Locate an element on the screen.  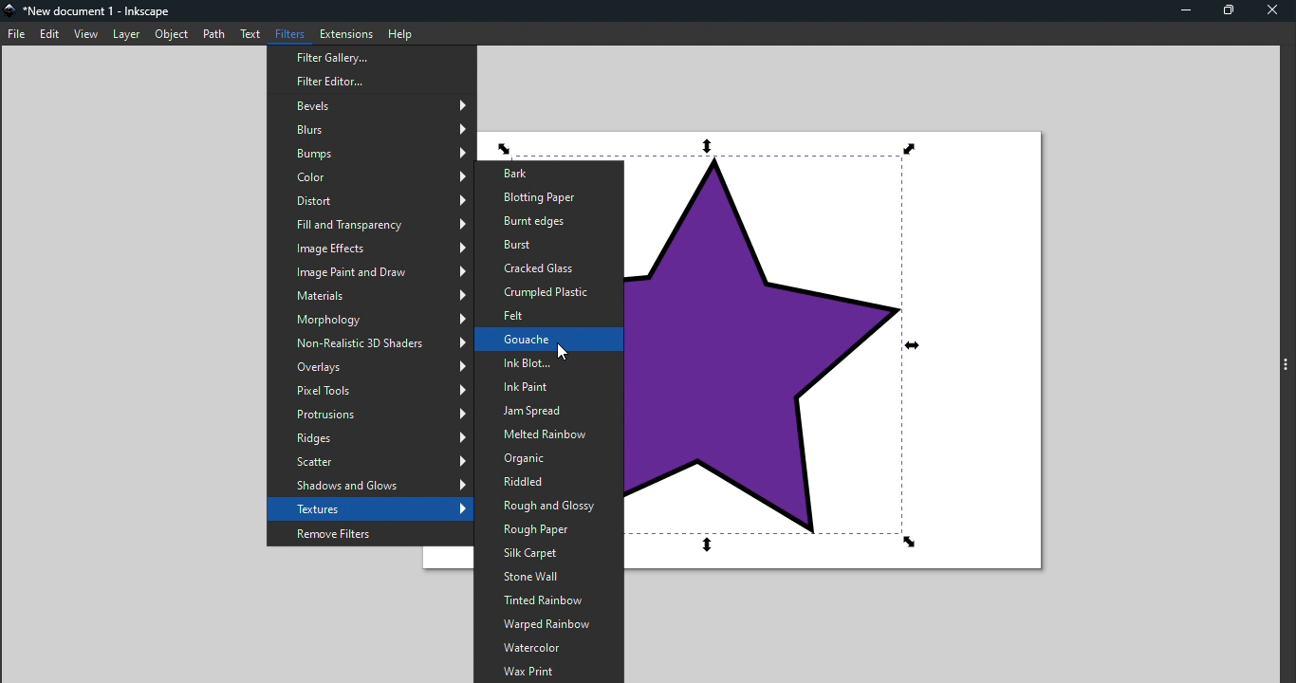
Canvas is located at coordinates (842, 360).